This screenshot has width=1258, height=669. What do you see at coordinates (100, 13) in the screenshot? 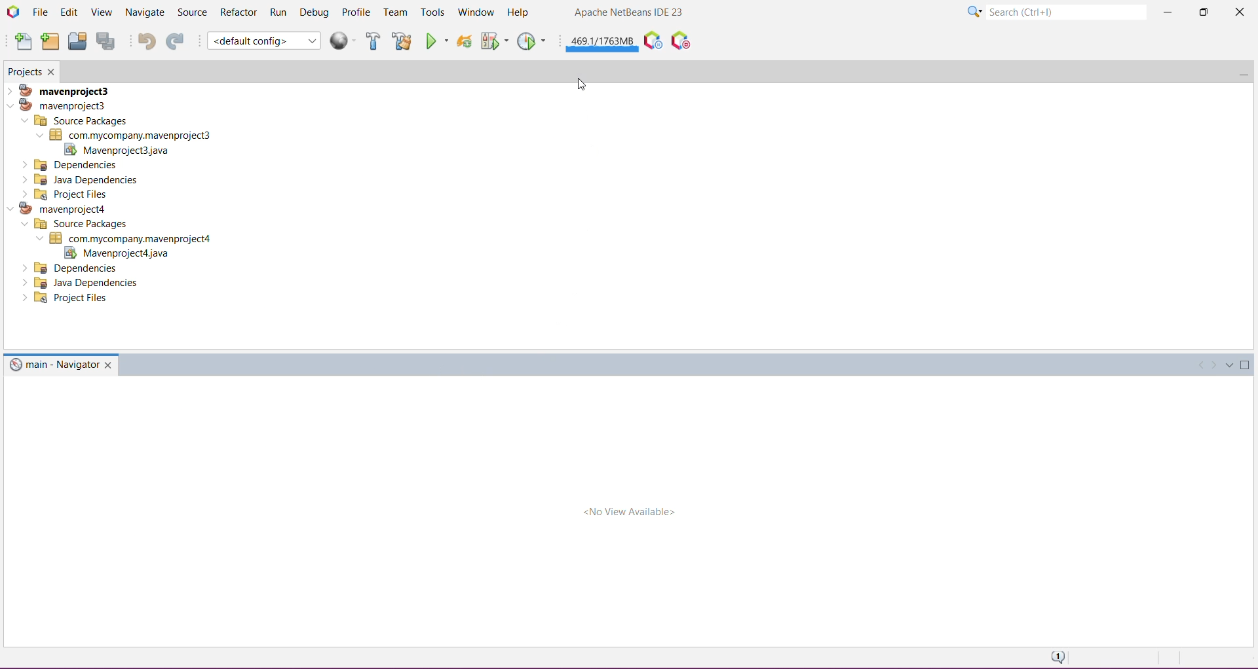
I see `View` at bounding box center [100, 13].